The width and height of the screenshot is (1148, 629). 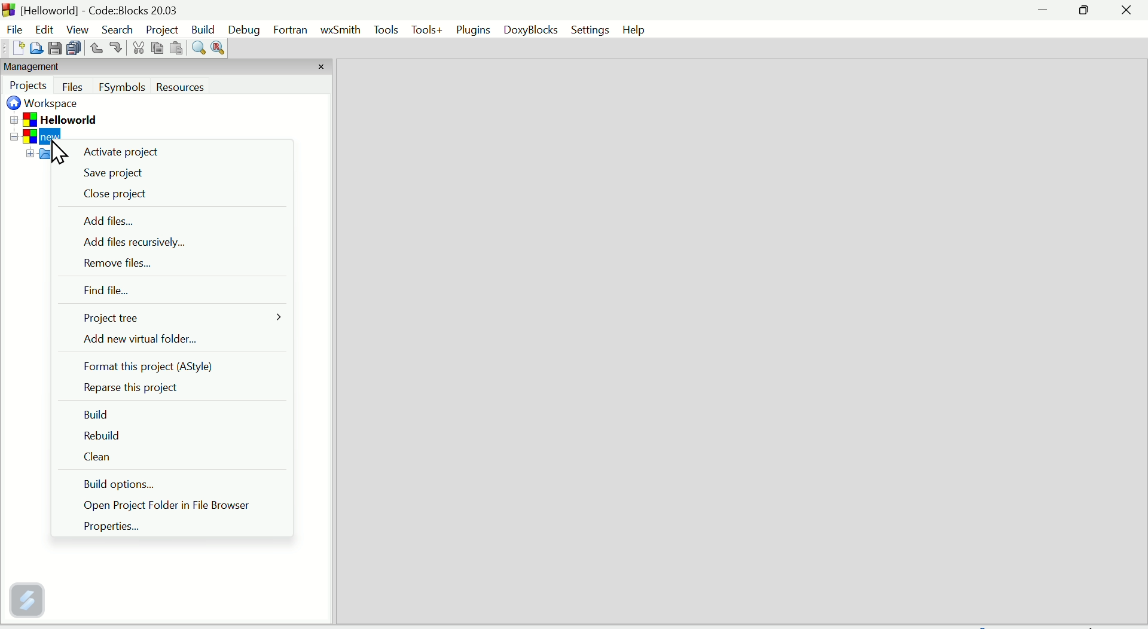 What do you see at coordinates (386, 32) in the screenshot?
I see `` at bounding box center [386, 32].